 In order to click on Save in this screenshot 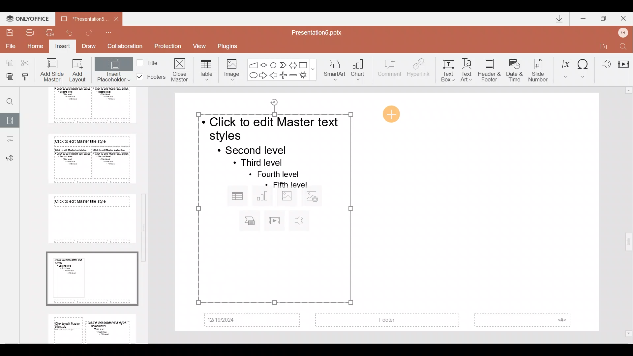, I will do `click(10, 32)`.